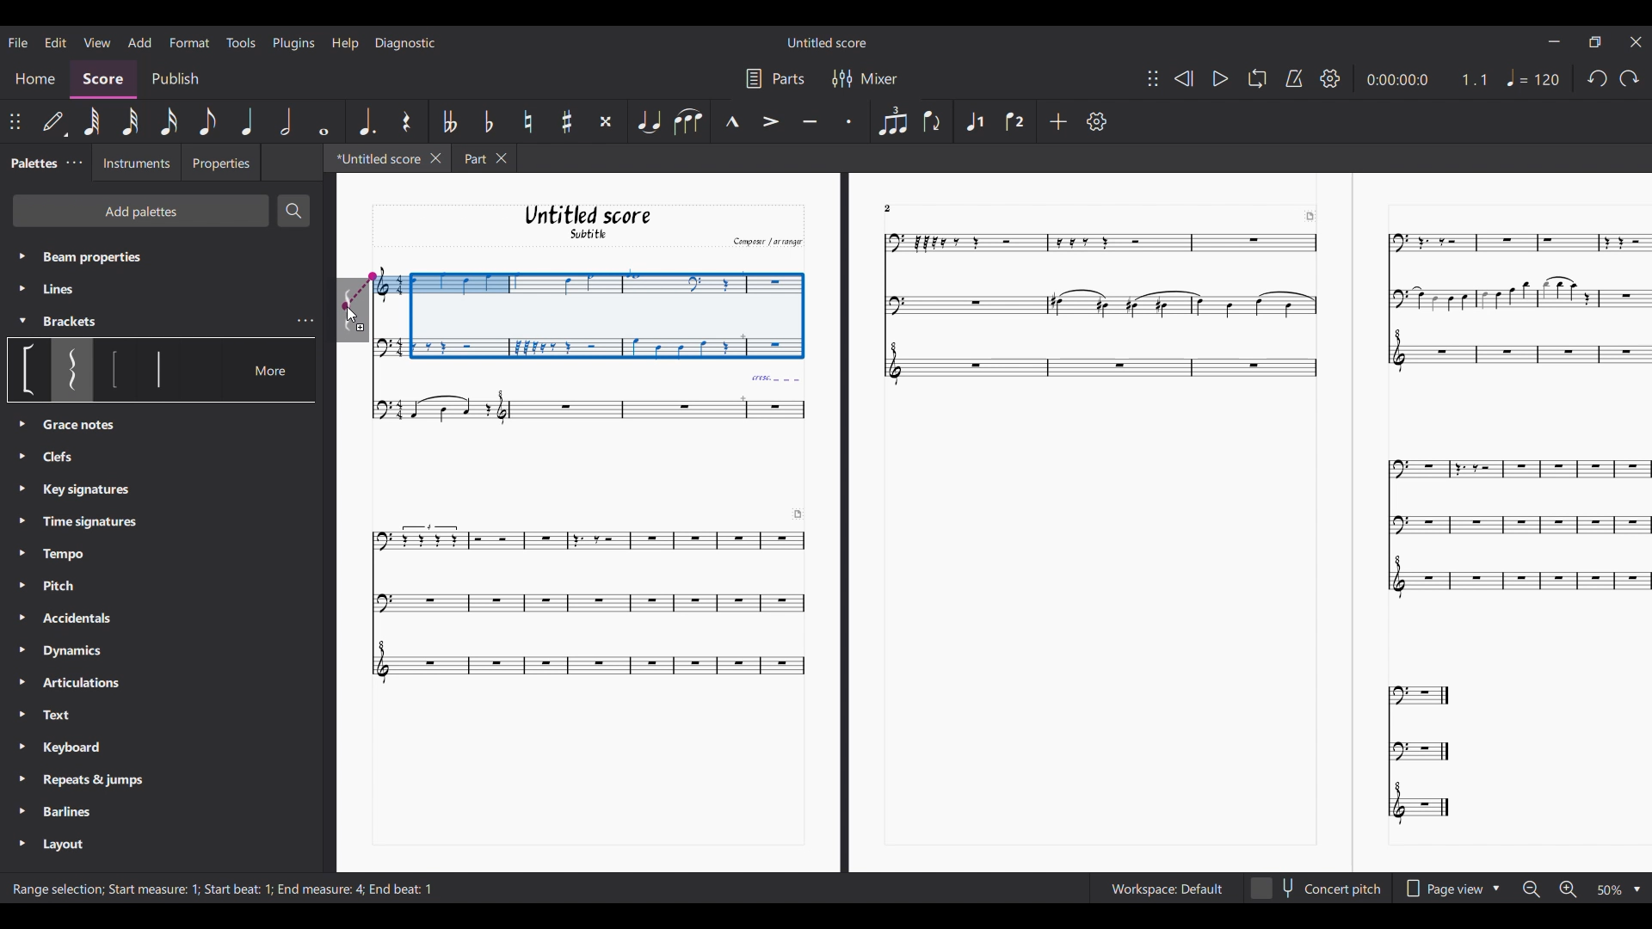  What do you see at coordinates (115, 370) in the screenshot?
I see `Option under bracket section` at bounding box center [115, 370].